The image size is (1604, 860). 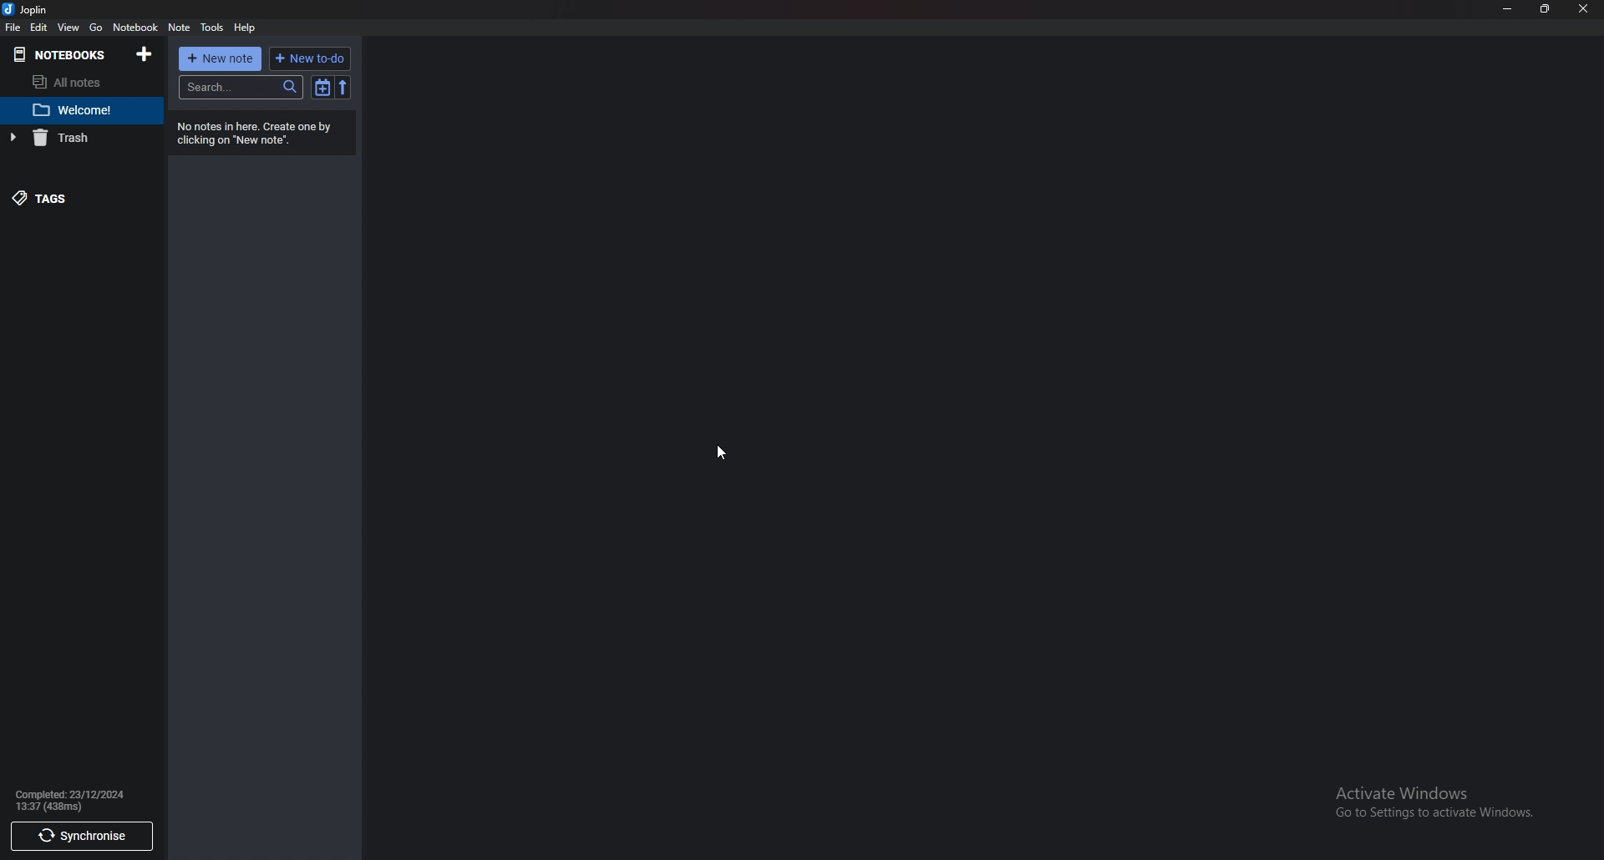 I want to click on Info, so click(x=77, y=800).